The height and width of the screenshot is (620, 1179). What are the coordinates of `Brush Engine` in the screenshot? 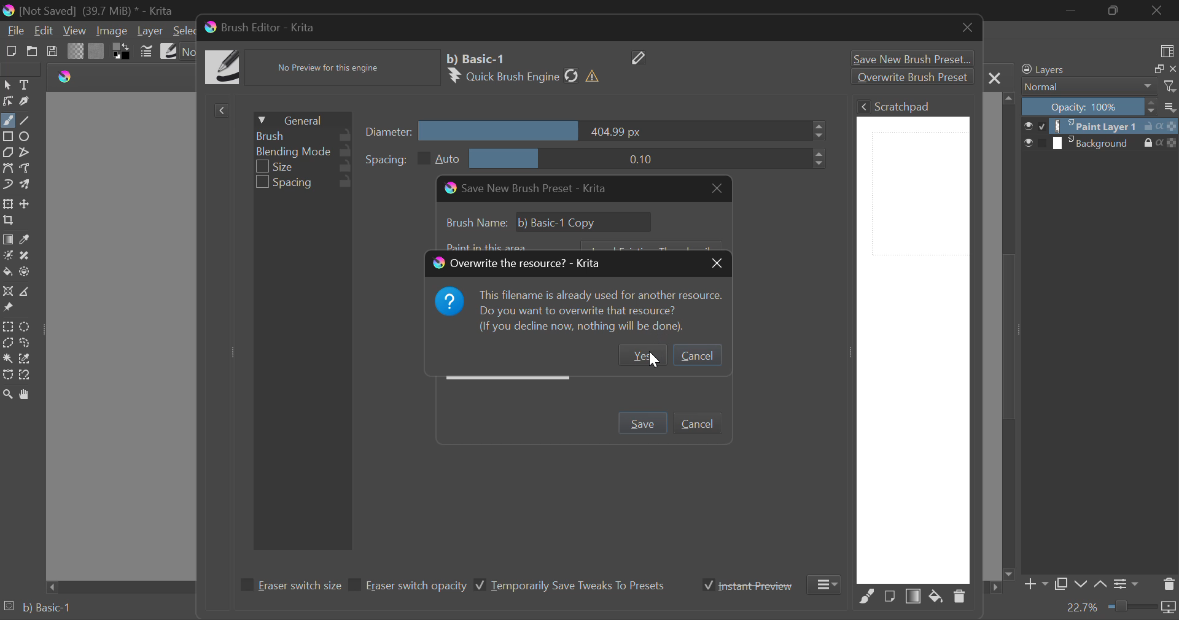 It's located at (526, 76).